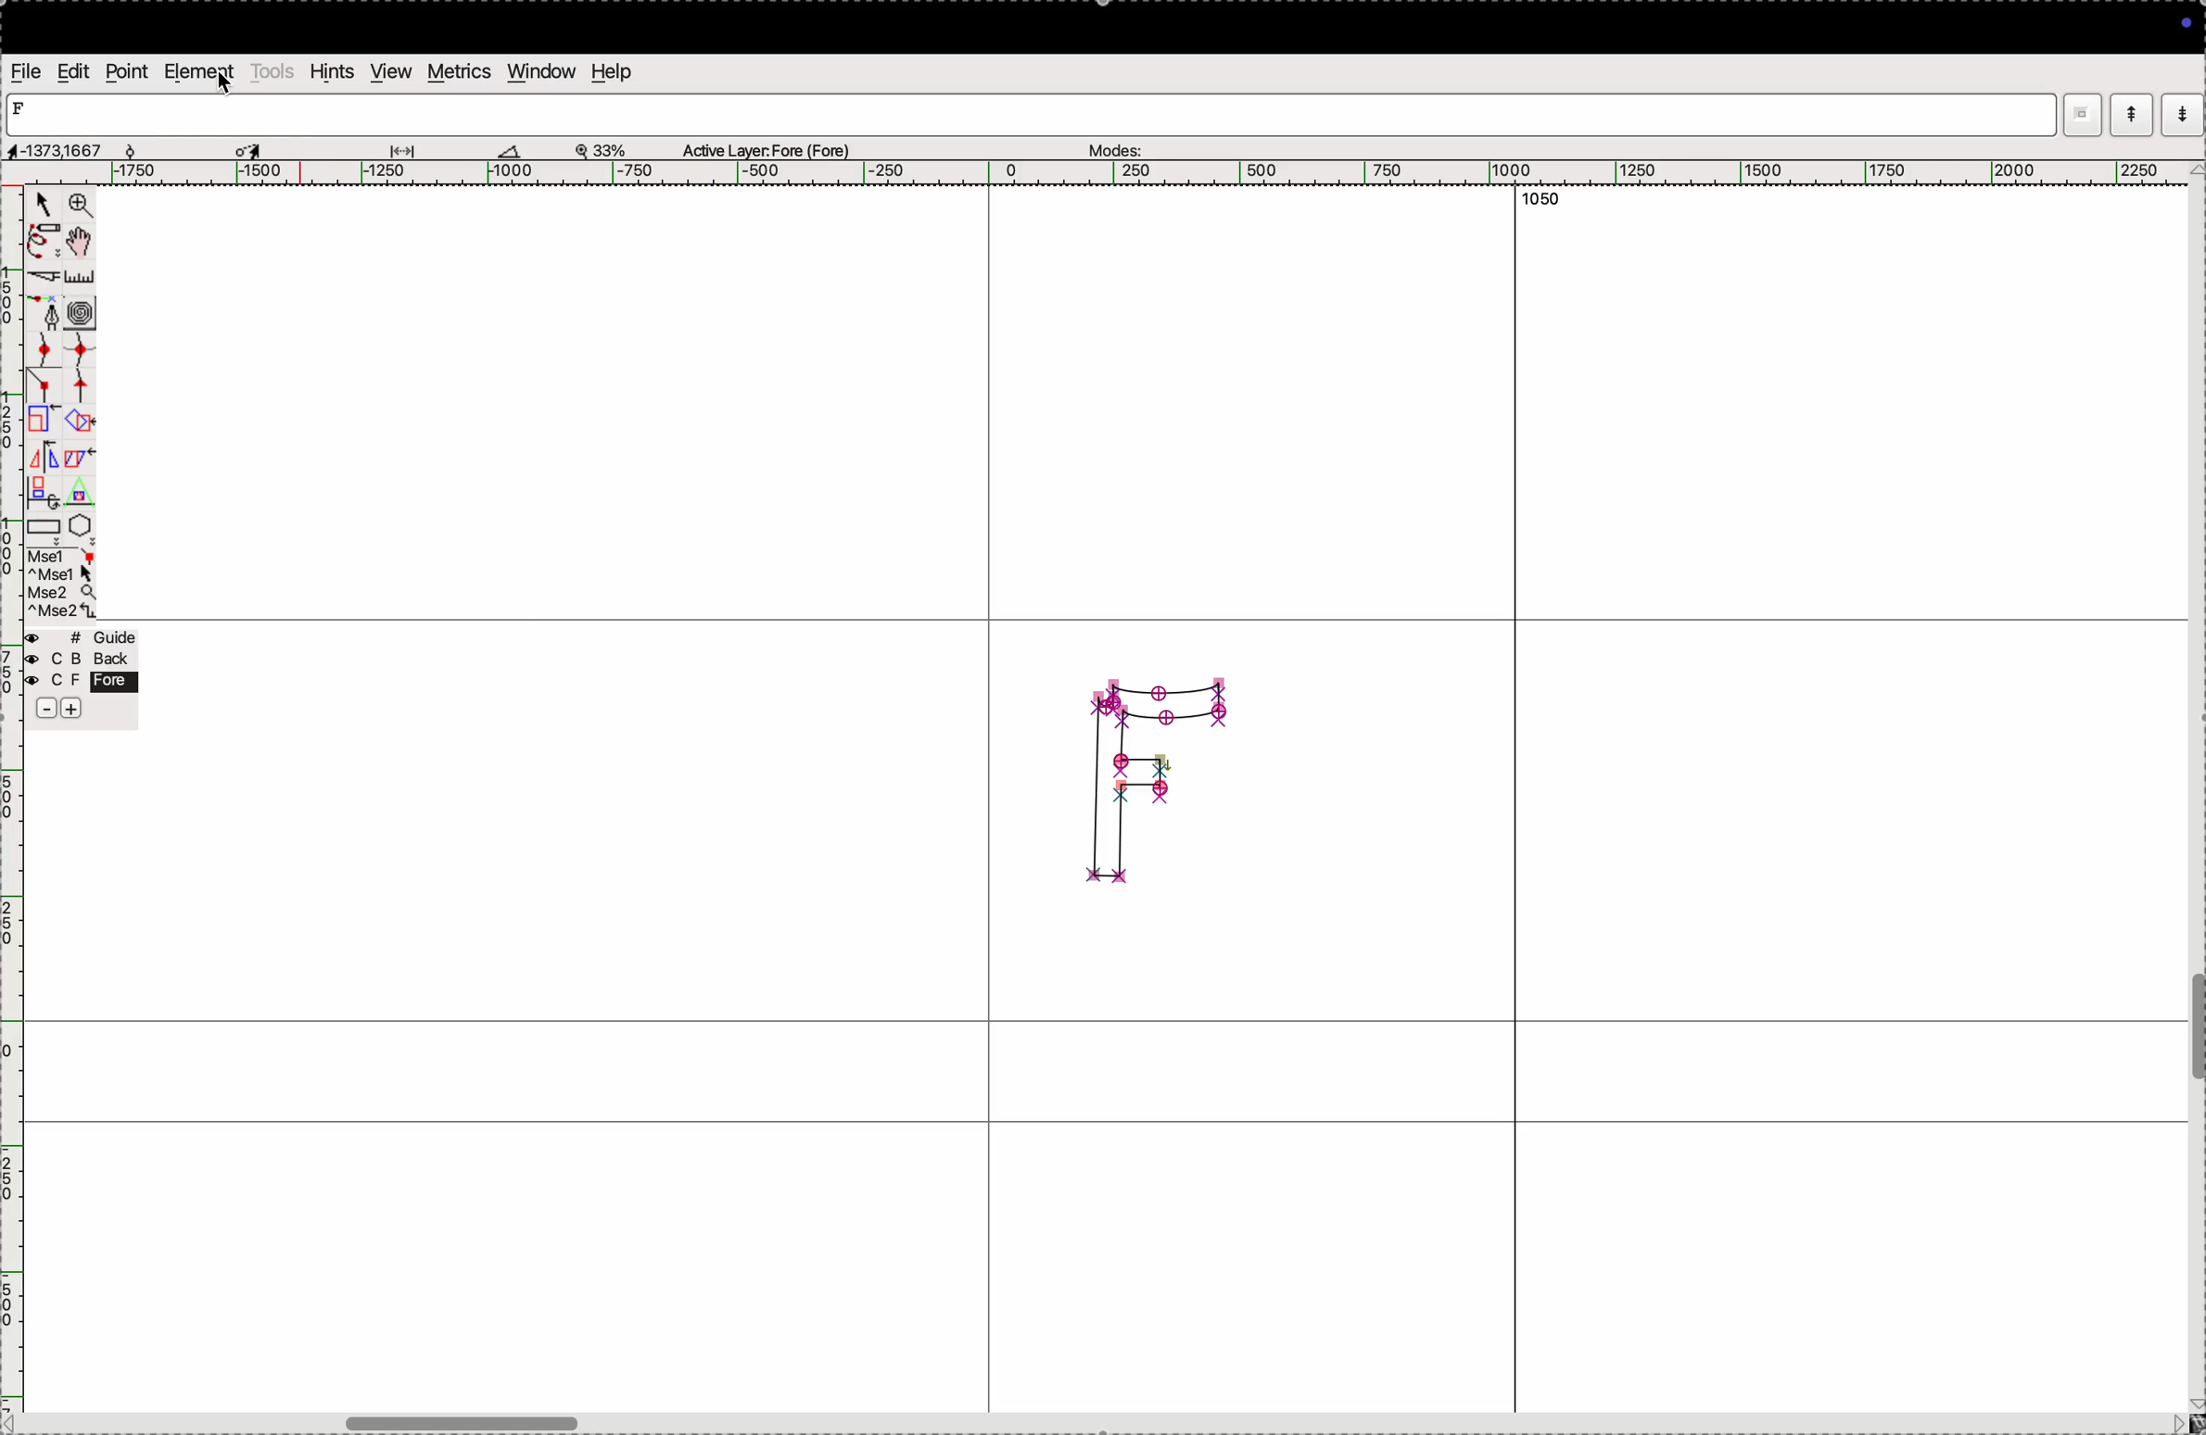 The height and width of the screenshot is (1435, 2206). I want to click on pen, so click(41, 244).